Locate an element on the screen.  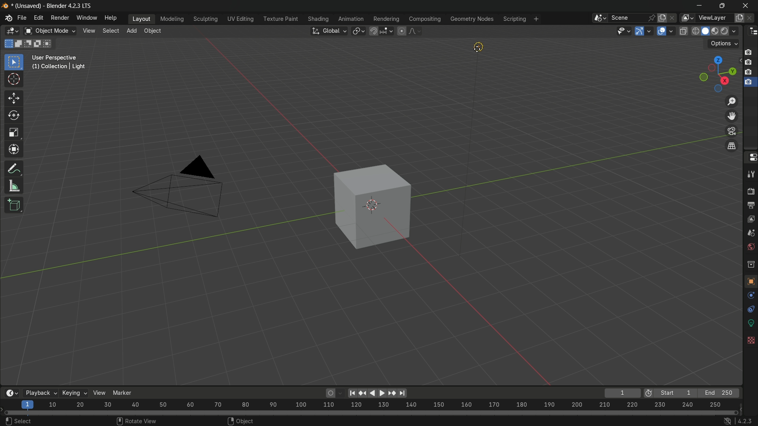
render menu is located at coordinates (60, 18).